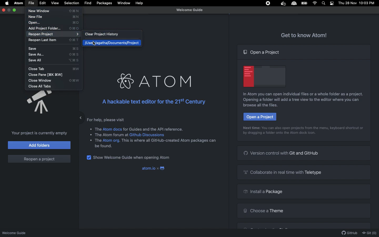 Image resolution: width=379 pixels, height=237 pixels. I want to click on Show welcome guide when opening Atom, so click(133, 158).